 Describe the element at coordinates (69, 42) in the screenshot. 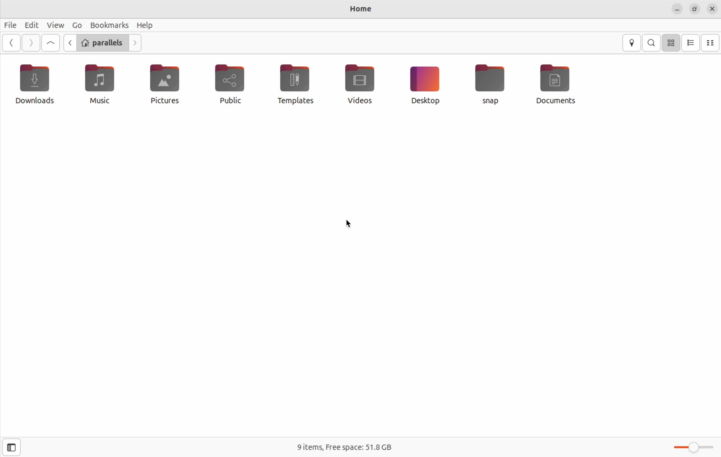

I see `go back` at that location.